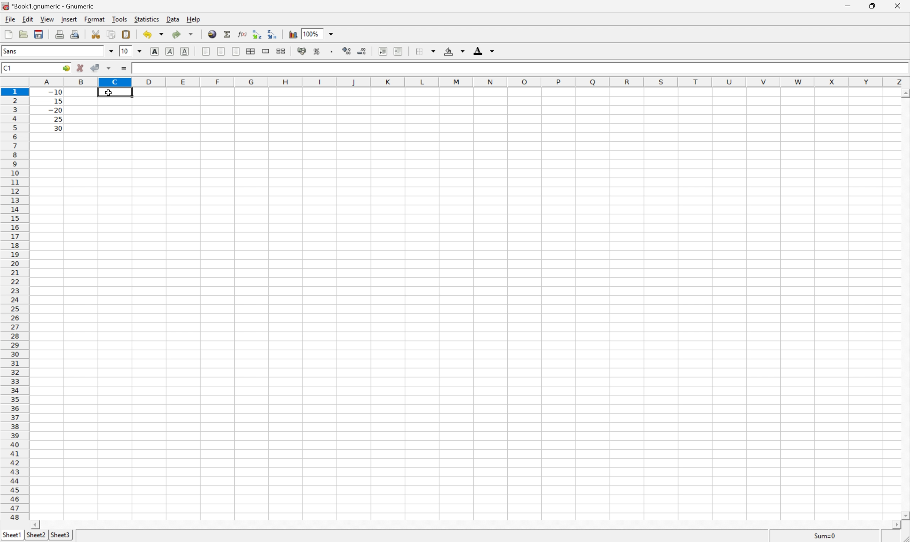 This screenshot has width=910, height=542. I want to click on Drop Down, so click(110, 51).